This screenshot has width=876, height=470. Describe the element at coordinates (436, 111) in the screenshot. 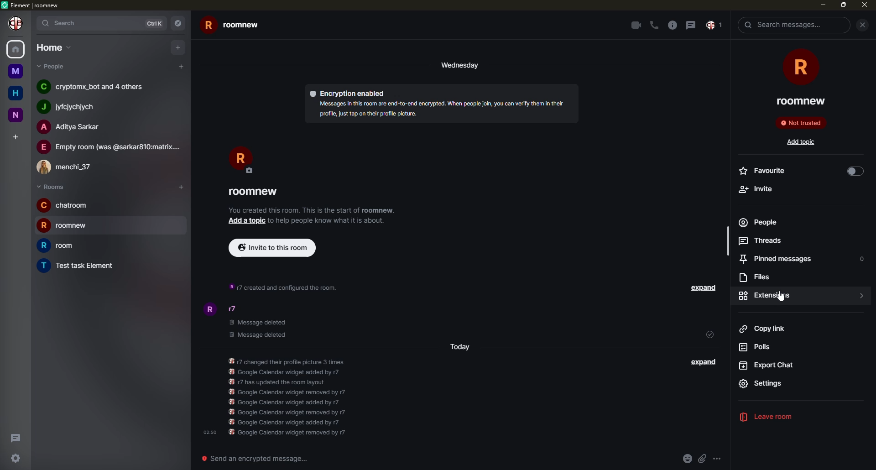

I see `info` at that location.